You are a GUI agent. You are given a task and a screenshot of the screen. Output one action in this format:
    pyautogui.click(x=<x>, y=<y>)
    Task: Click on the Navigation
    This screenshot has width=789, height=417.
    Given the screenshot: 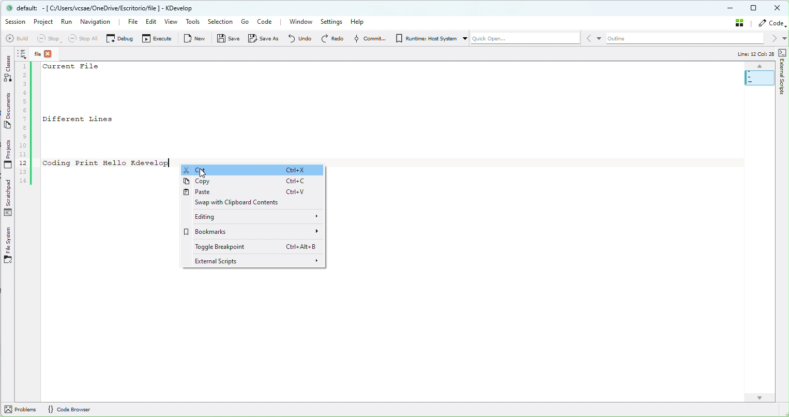 What is the action you would take?
    pyautogui.click(x=98, y=21)
    